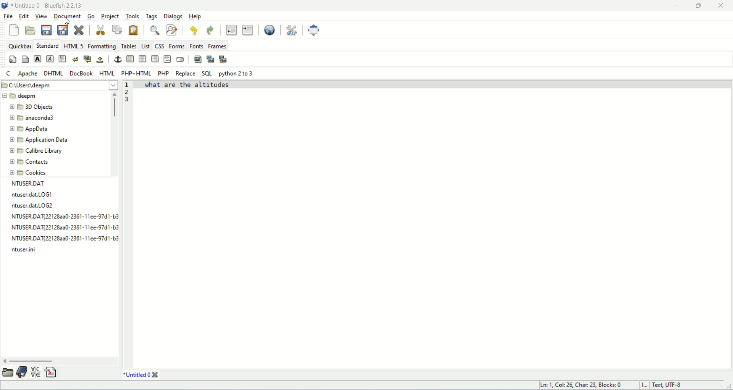 Image resolution: width=733 pixels, height=390 pixels. Describe the element at coordinates (45, 30) in the screenshot. I see `save current file` at that location.